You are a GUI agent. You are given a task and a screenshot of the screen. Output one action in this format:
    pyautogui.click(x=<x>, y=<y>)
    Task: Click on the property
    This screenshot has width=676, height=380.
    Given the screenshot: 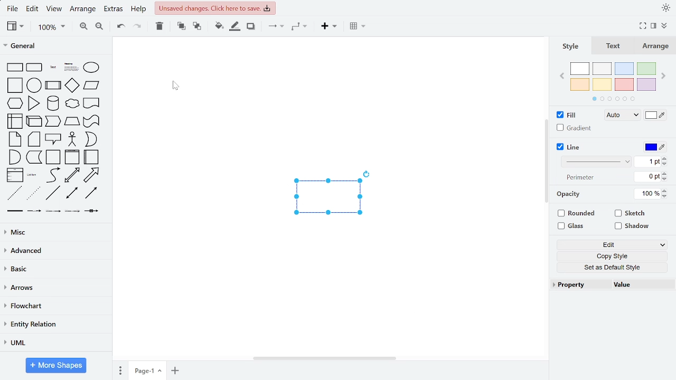 What is the action you would take?
    pyautogui.click(x=579, y=284)
    